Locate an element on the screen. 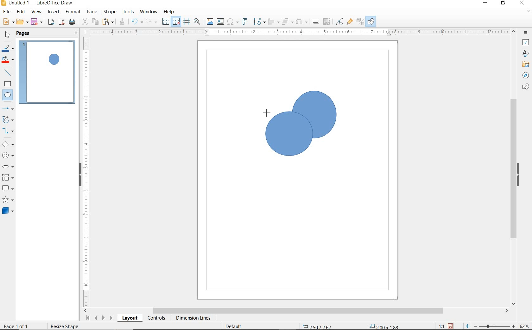  STARS AND BANNERS is located at coordinates (8, 200).